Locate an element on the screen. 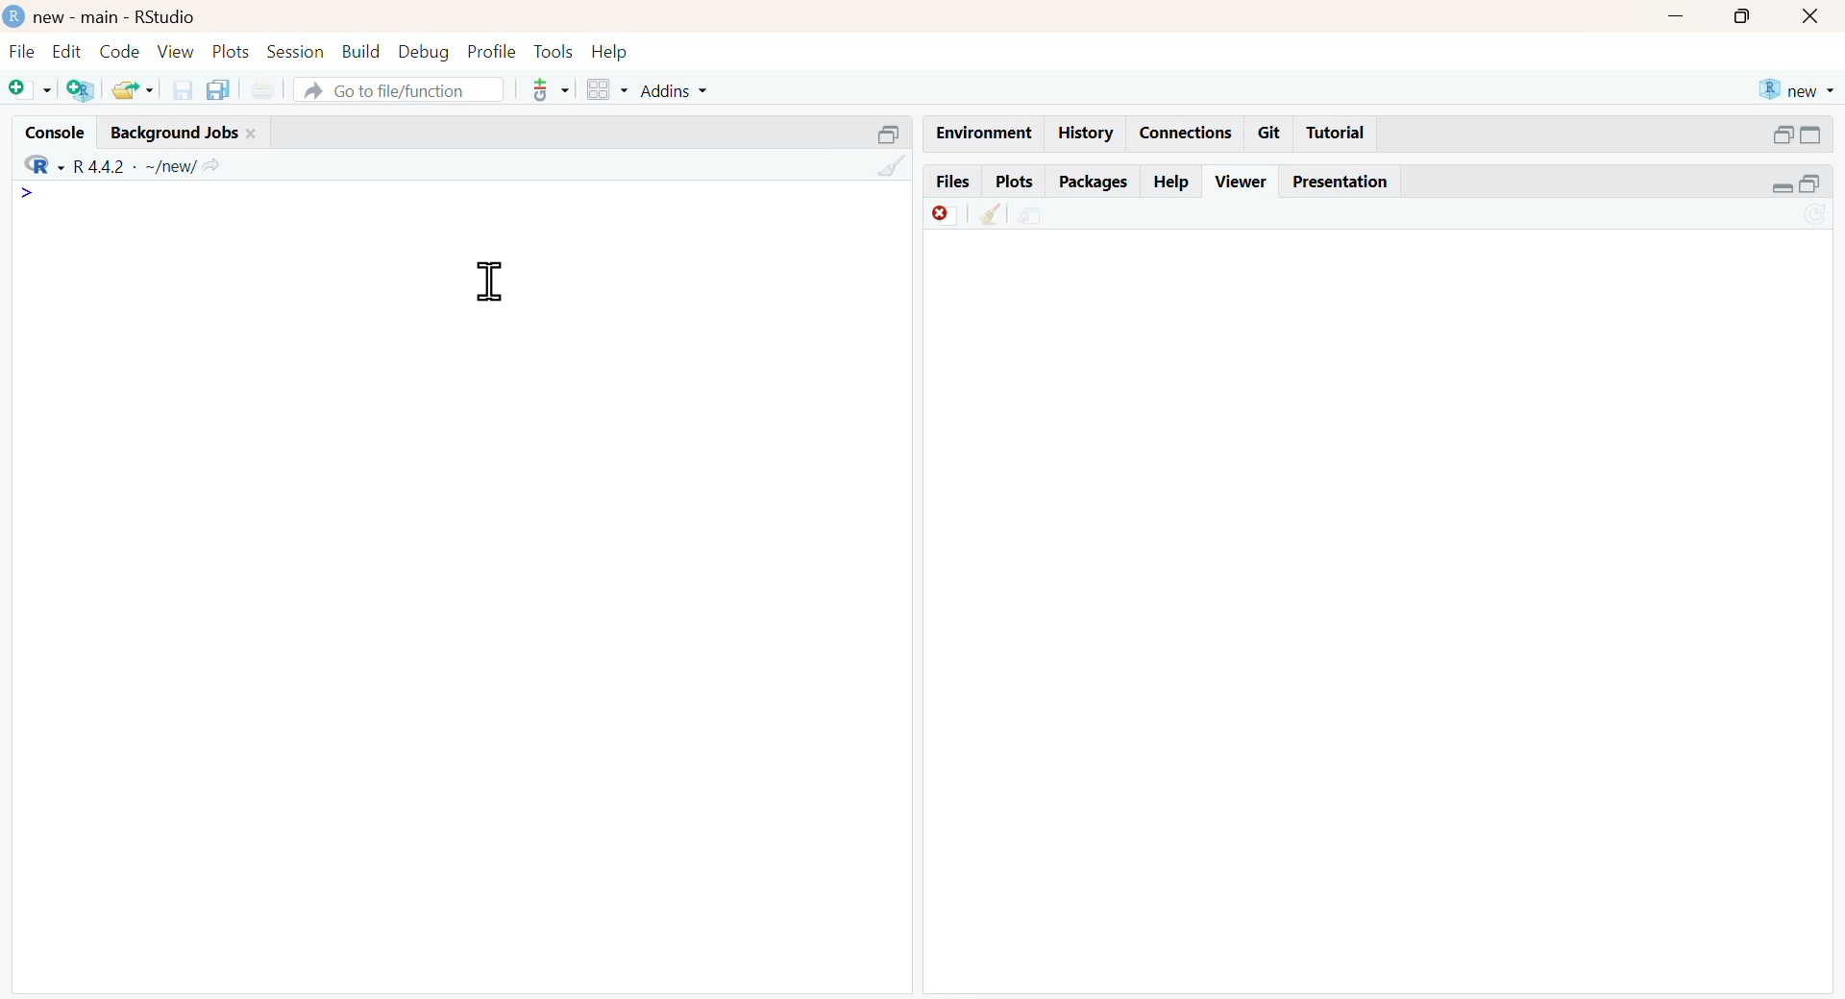  Connections is located at coordinates (1183, 131).